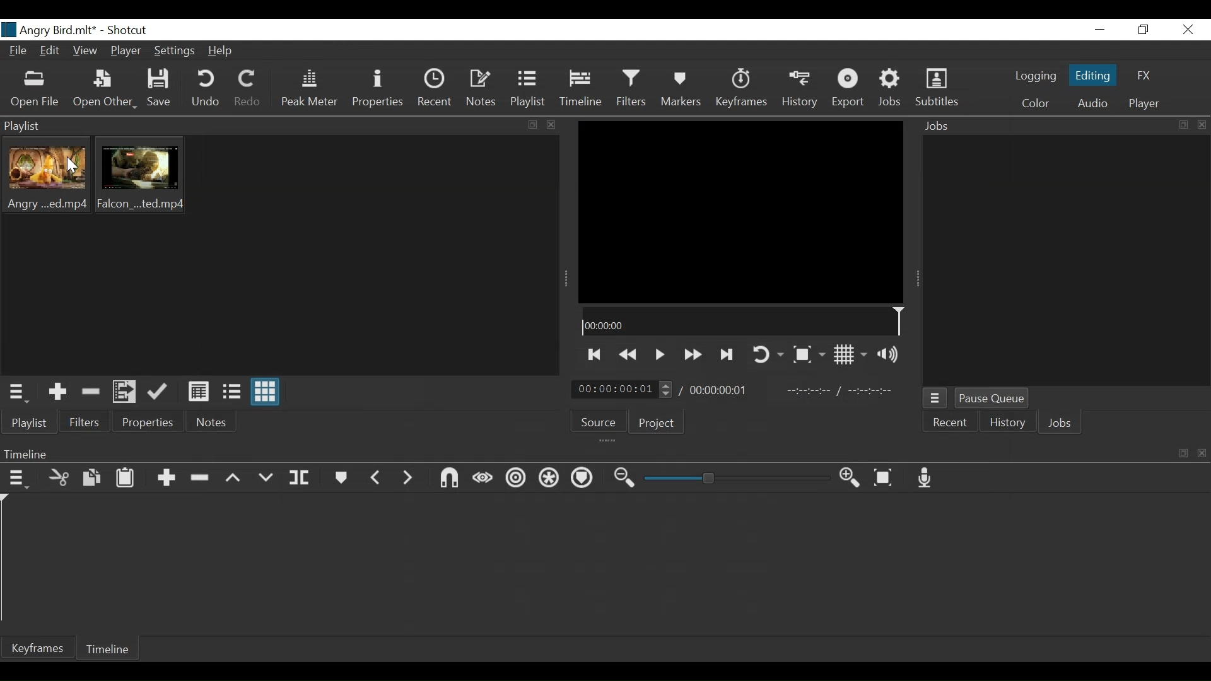  Describe the element at coordinates (1145, 104) in the screenshot. I see `Player` at that location.